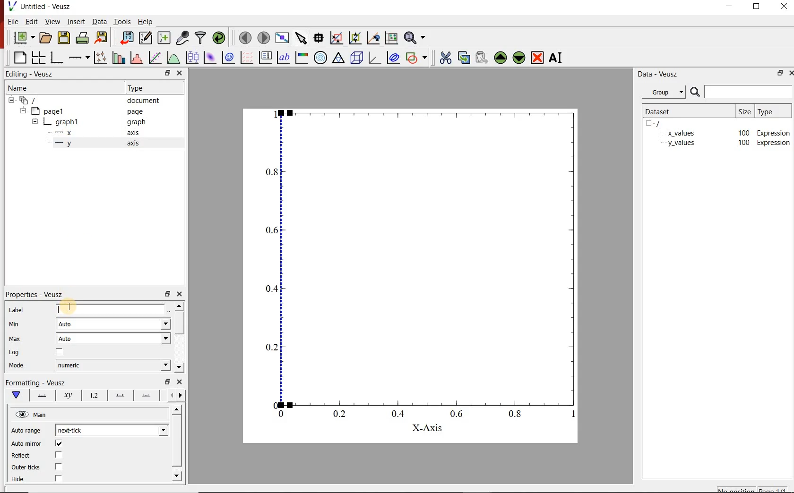  Describe the element at coordinates (123, 21) in the screenshot. I see `tools` at that location.